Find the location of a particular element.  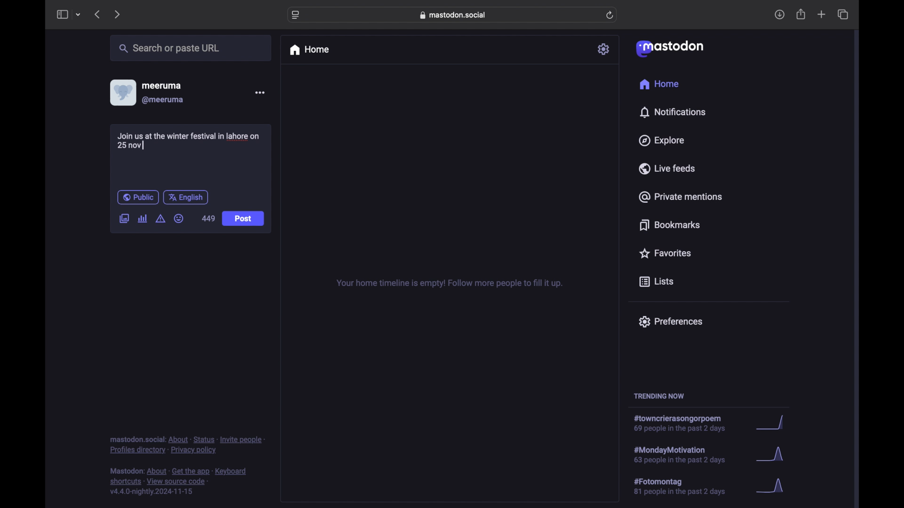

@meeruma is located at coordinates (163, 100).